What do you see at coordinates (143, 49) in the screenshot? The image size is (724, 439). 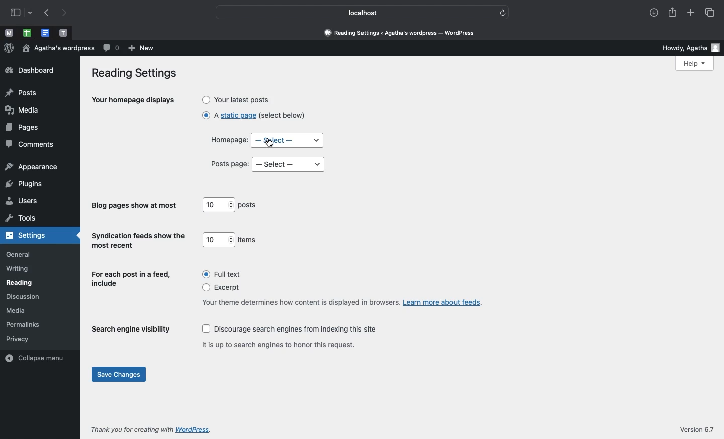 I see `New` at bounding box center [143, 49].